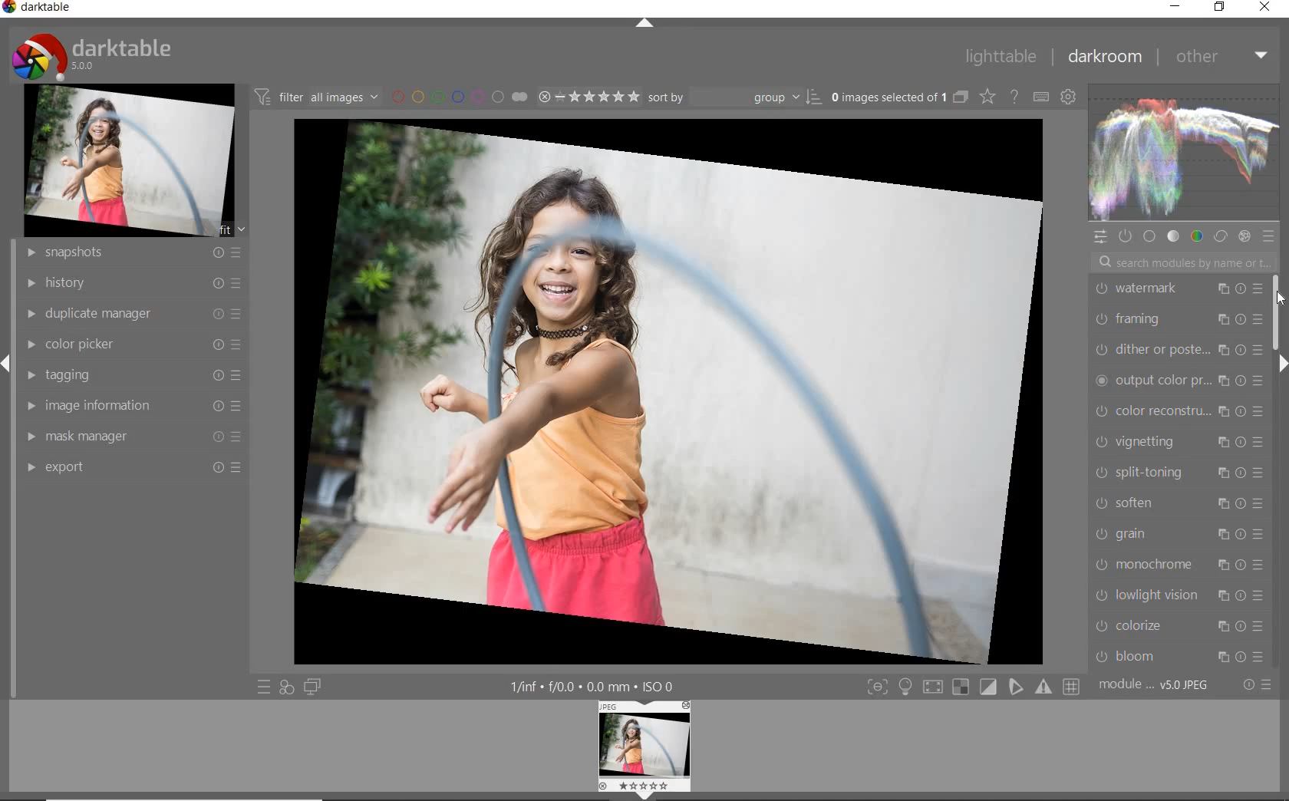  I want to click on CURSOR, so click(1279, 298).